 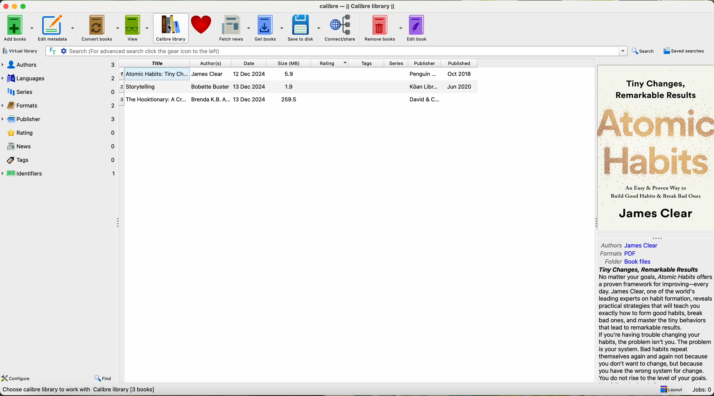 What do you see at coordinates (365, 63) in the screenshot?
I see `tags` at bounding box center [365, 63].